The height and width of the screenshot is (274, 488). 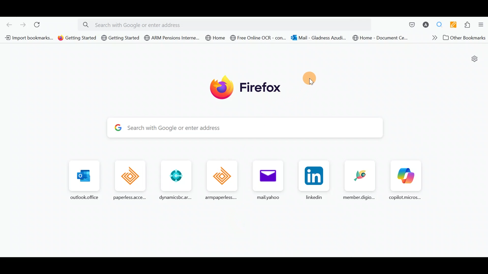 I want to click on Open application menu, so click(x=482, y=26).